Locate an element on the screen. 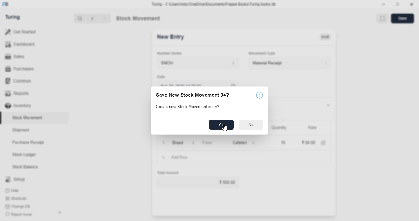 The width and height of the screenshot is (419, 221). get started is located at coordinates (21, 32).